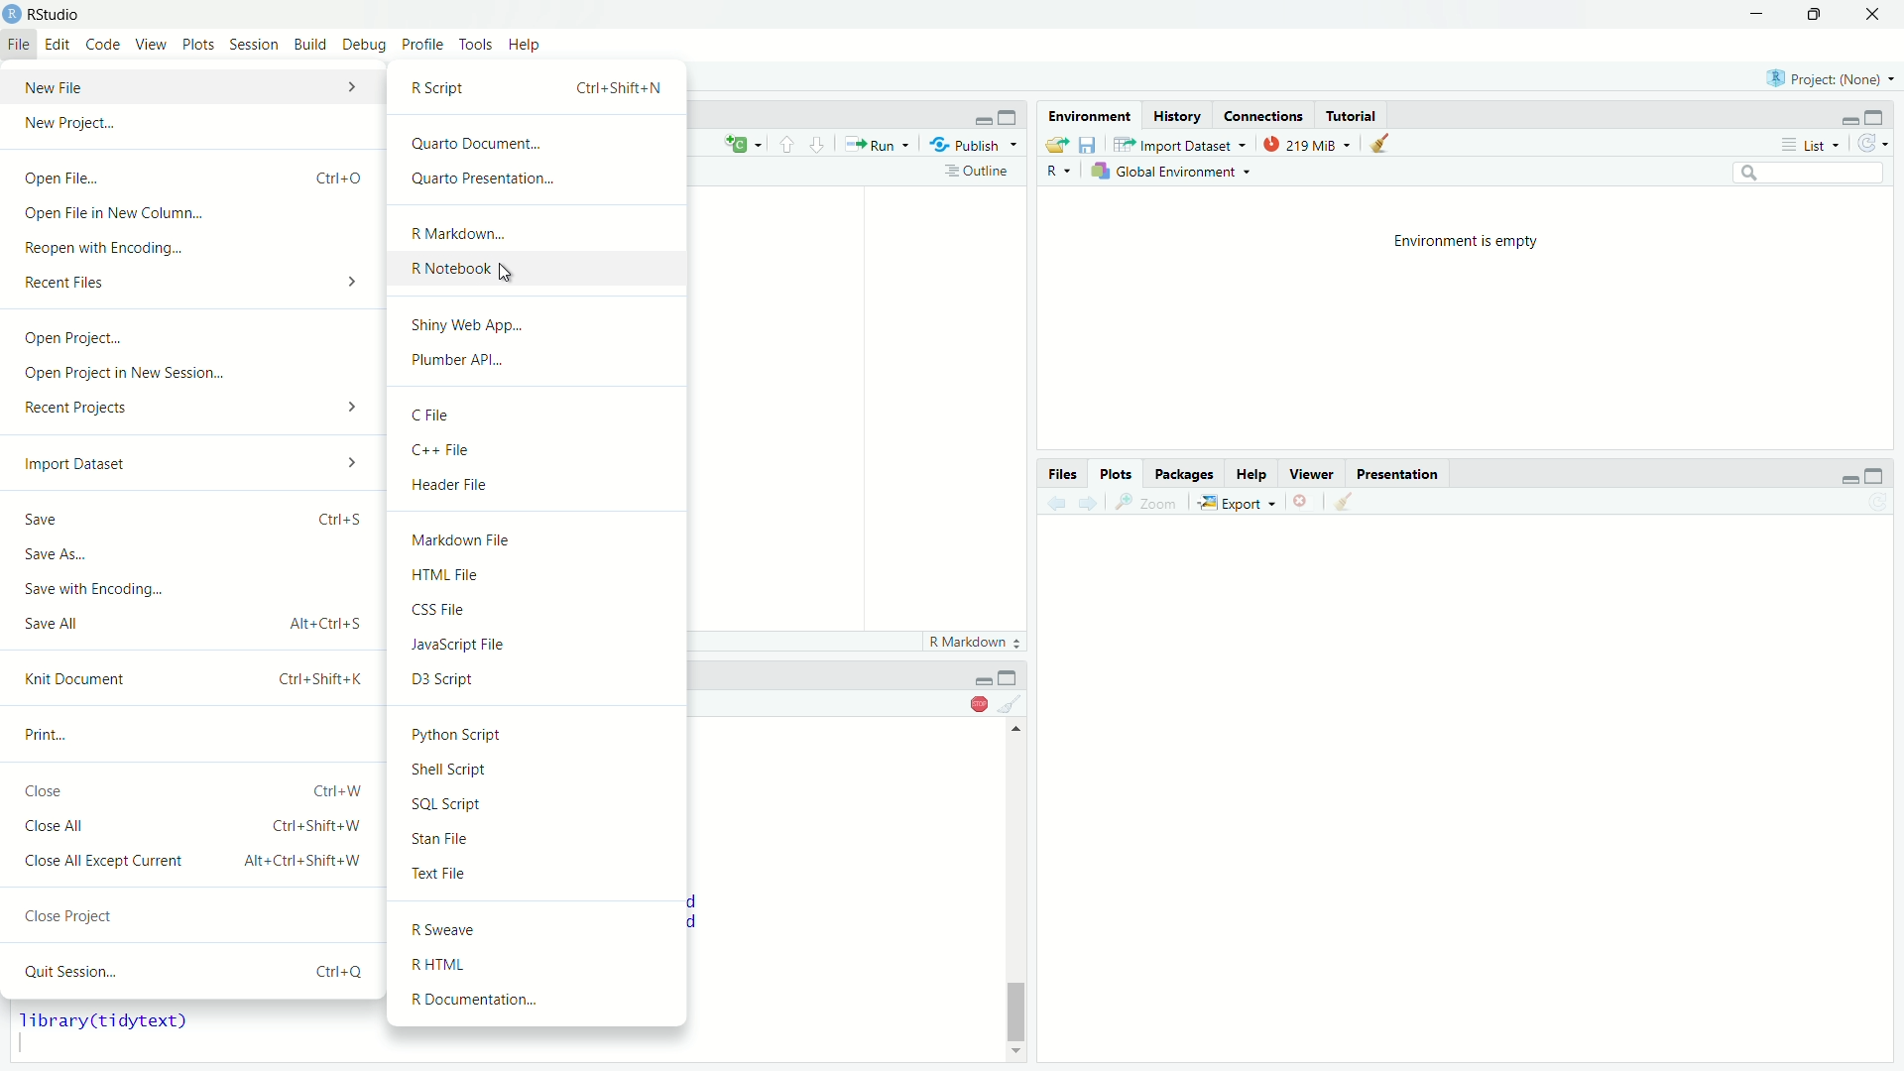 This screenshot has width=1904, height=1071. I want to click on Knit Document, so click(192, 677).